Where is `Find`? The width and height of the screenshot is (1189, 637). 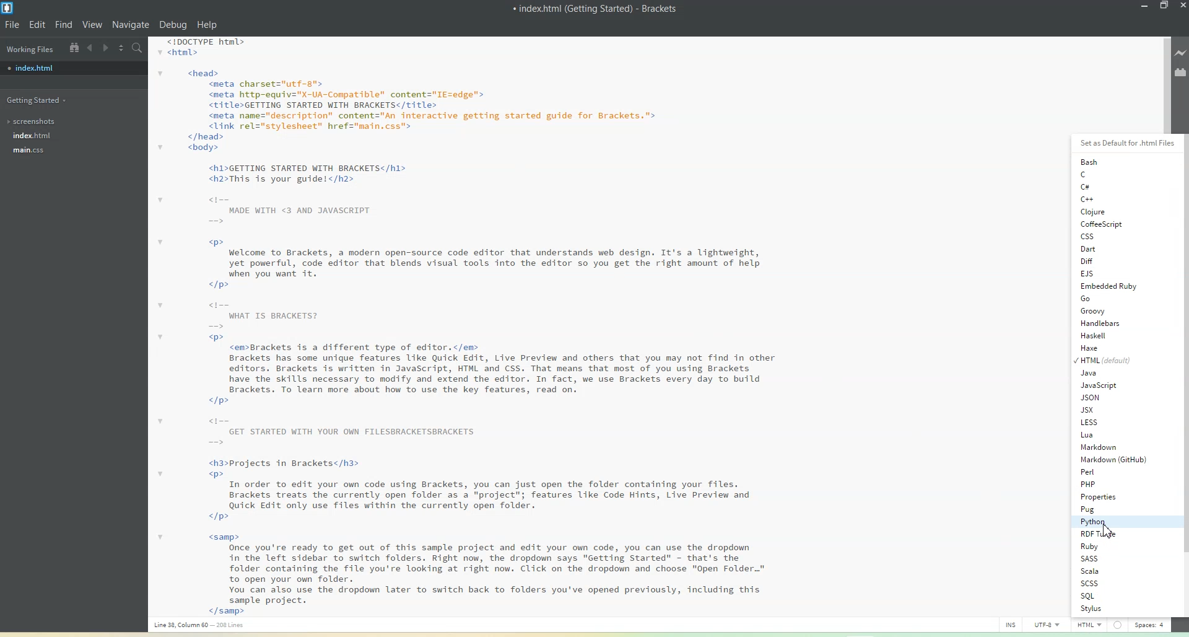
Find is located at coordinates (64, 25).